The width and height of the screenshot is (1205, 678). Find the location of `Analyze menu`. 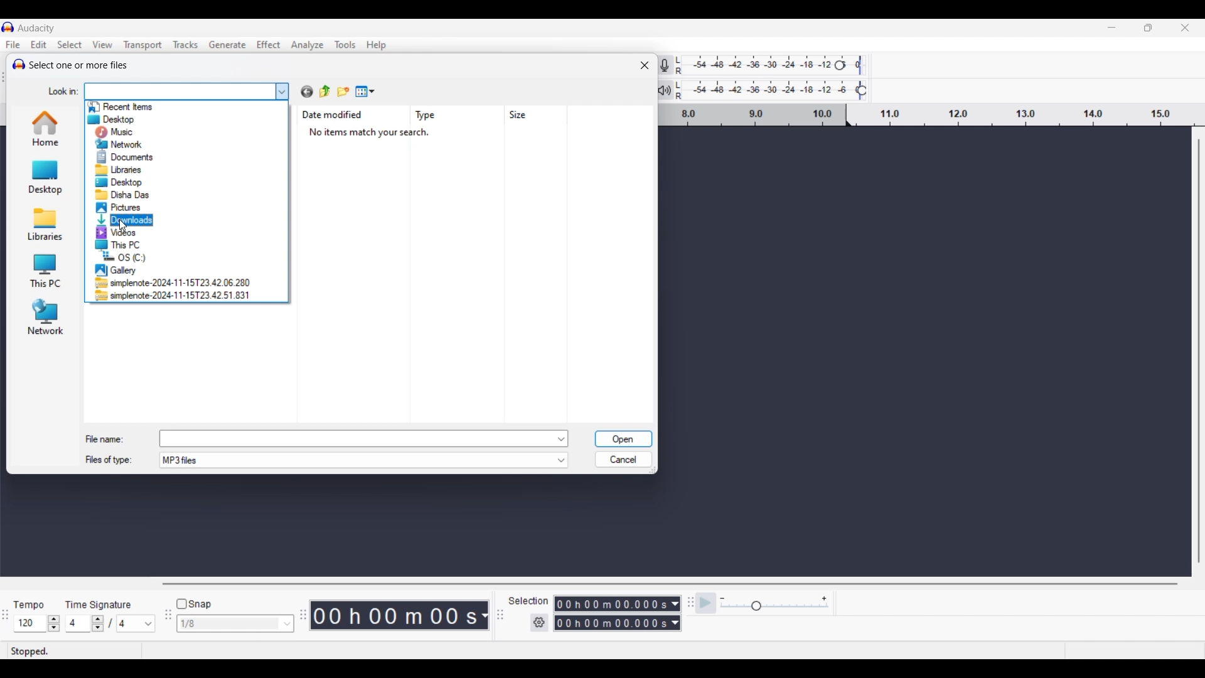

Analyze menu is located at coordinates (307, 45).